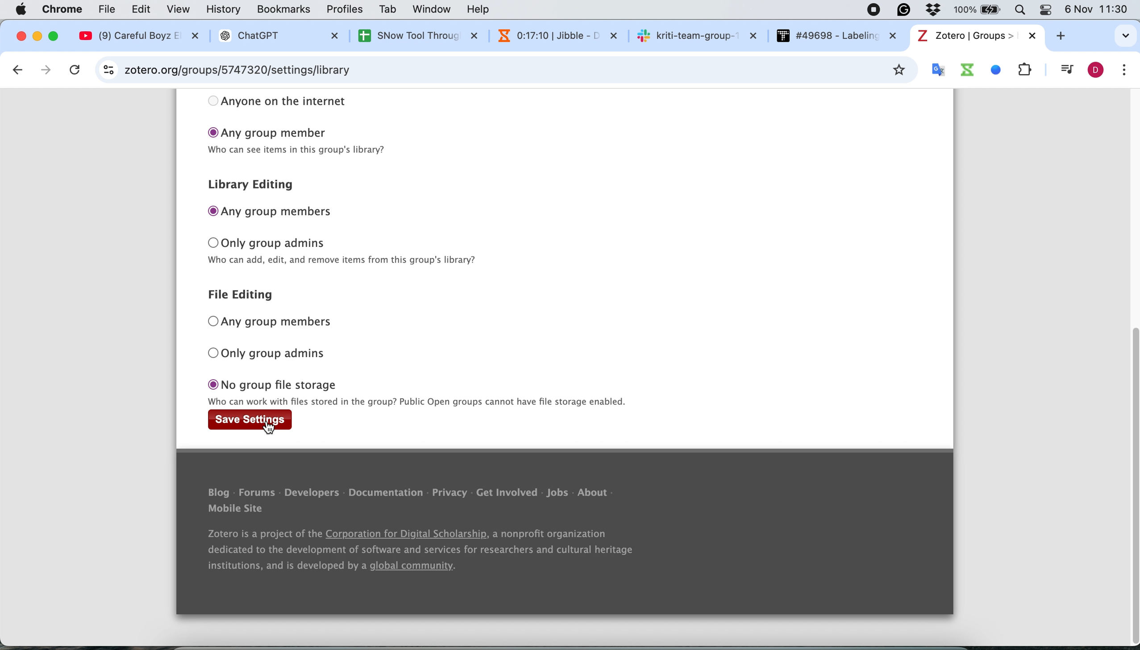  What do you see at coordinates (277, 36) in the screenshot?
I see `® ChatGPT X` at bounding box center [277, 36].